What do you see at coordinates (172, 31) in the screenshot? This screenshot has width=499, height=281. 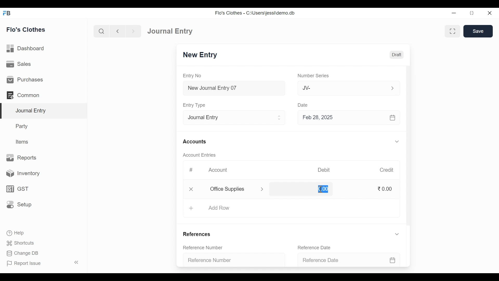 I see `Journal Entry` at bounding box center [172, 31].